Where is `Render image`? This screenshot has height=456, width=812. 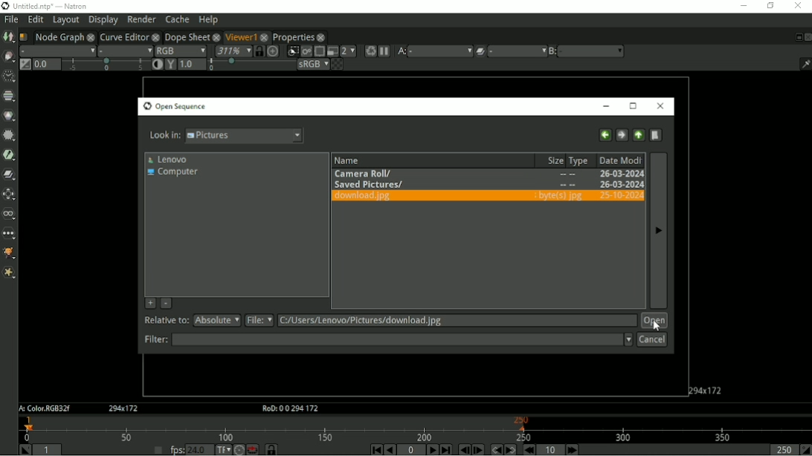 Render image is located at coordinates (306, 51).